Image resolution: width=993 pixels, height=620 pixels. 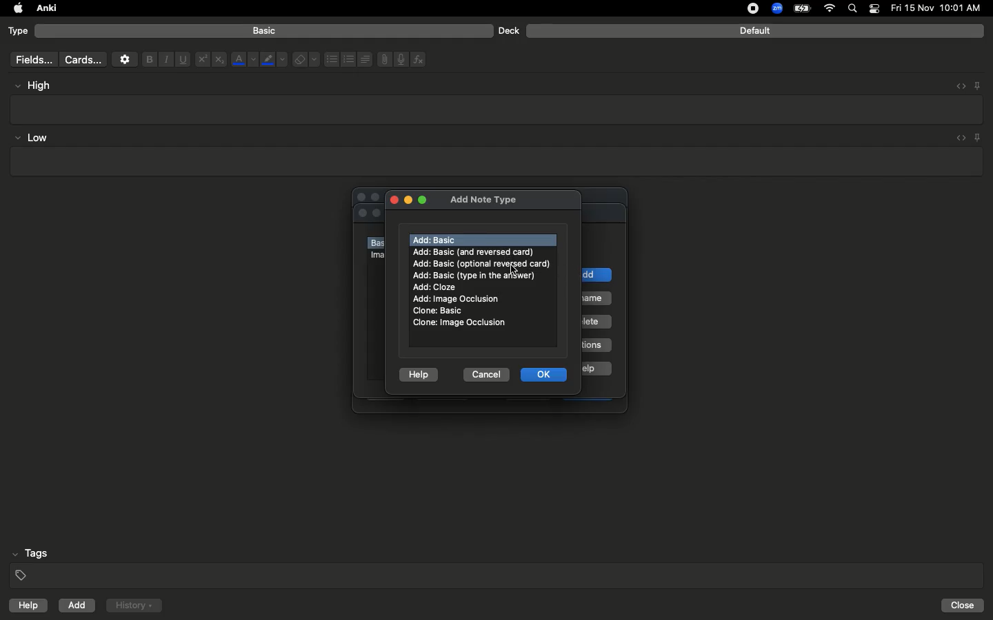 What do you see at coordinates (419, 372) in the screenshot?
I see `Help` at bounding box center [419, 372].